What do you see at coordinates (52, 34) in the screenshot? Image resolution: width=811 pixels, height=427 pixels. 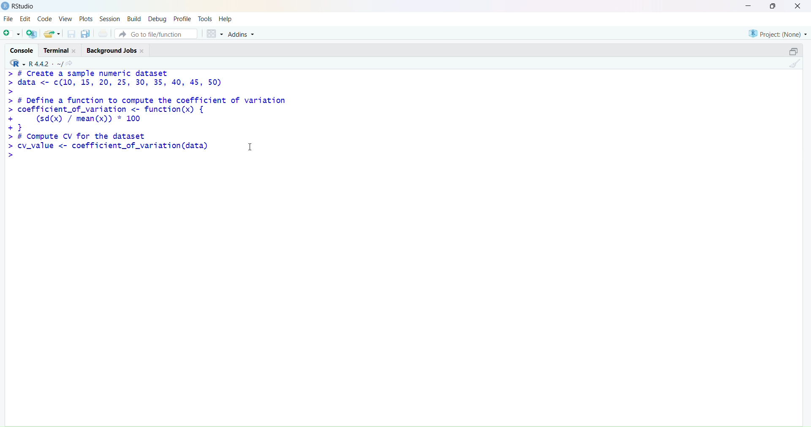 I see `share folder as` at bounding box center [52, 34].